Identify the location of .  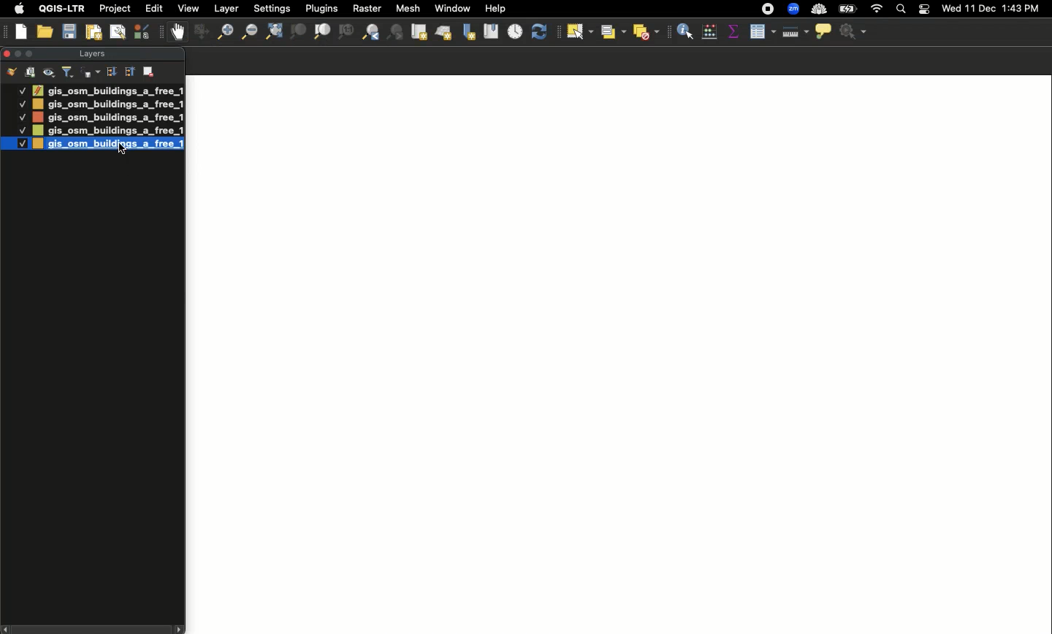
(793, 9).